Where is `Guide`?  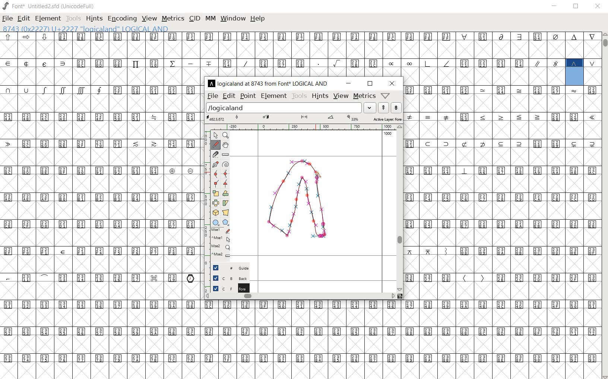 Guide is located at coordinates (229, 268).